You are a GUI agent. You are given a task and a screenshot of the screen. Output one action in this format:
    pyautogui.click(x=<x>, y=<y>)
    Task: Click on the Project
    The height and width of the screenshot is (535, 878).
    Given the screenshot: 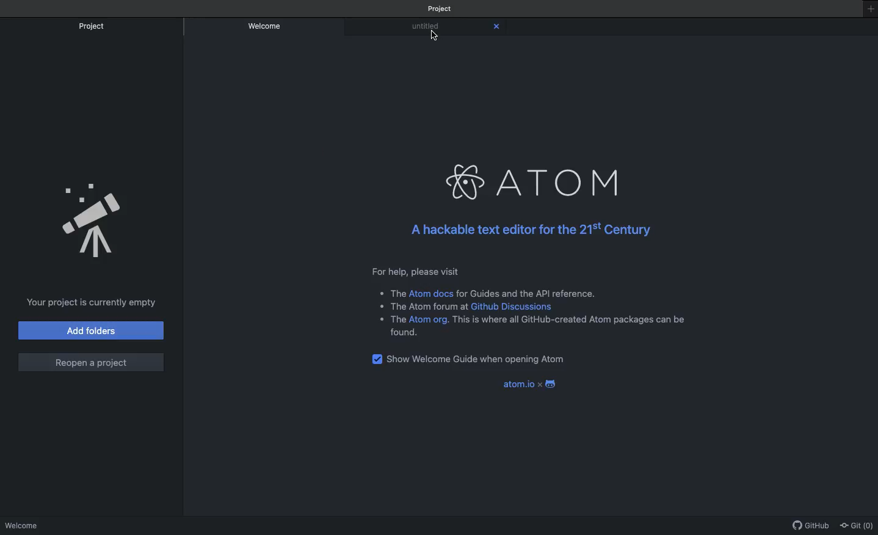 What is the action you would take?
    pyautogui.click(x=92, y=27)
    